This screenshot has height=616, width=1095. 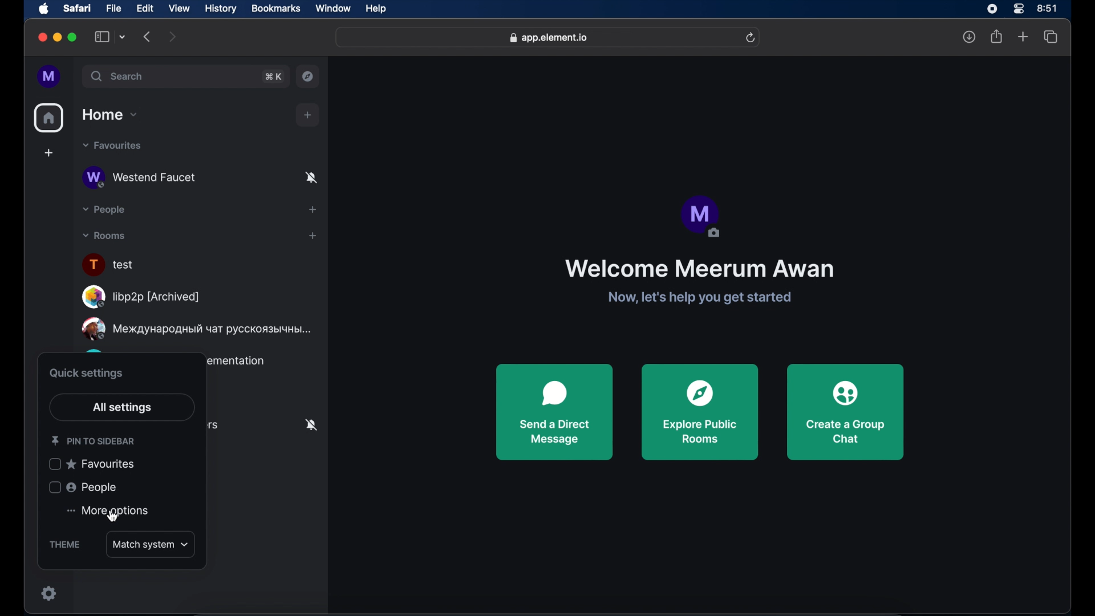 I want to click on notification , so click(x=311, y=425).